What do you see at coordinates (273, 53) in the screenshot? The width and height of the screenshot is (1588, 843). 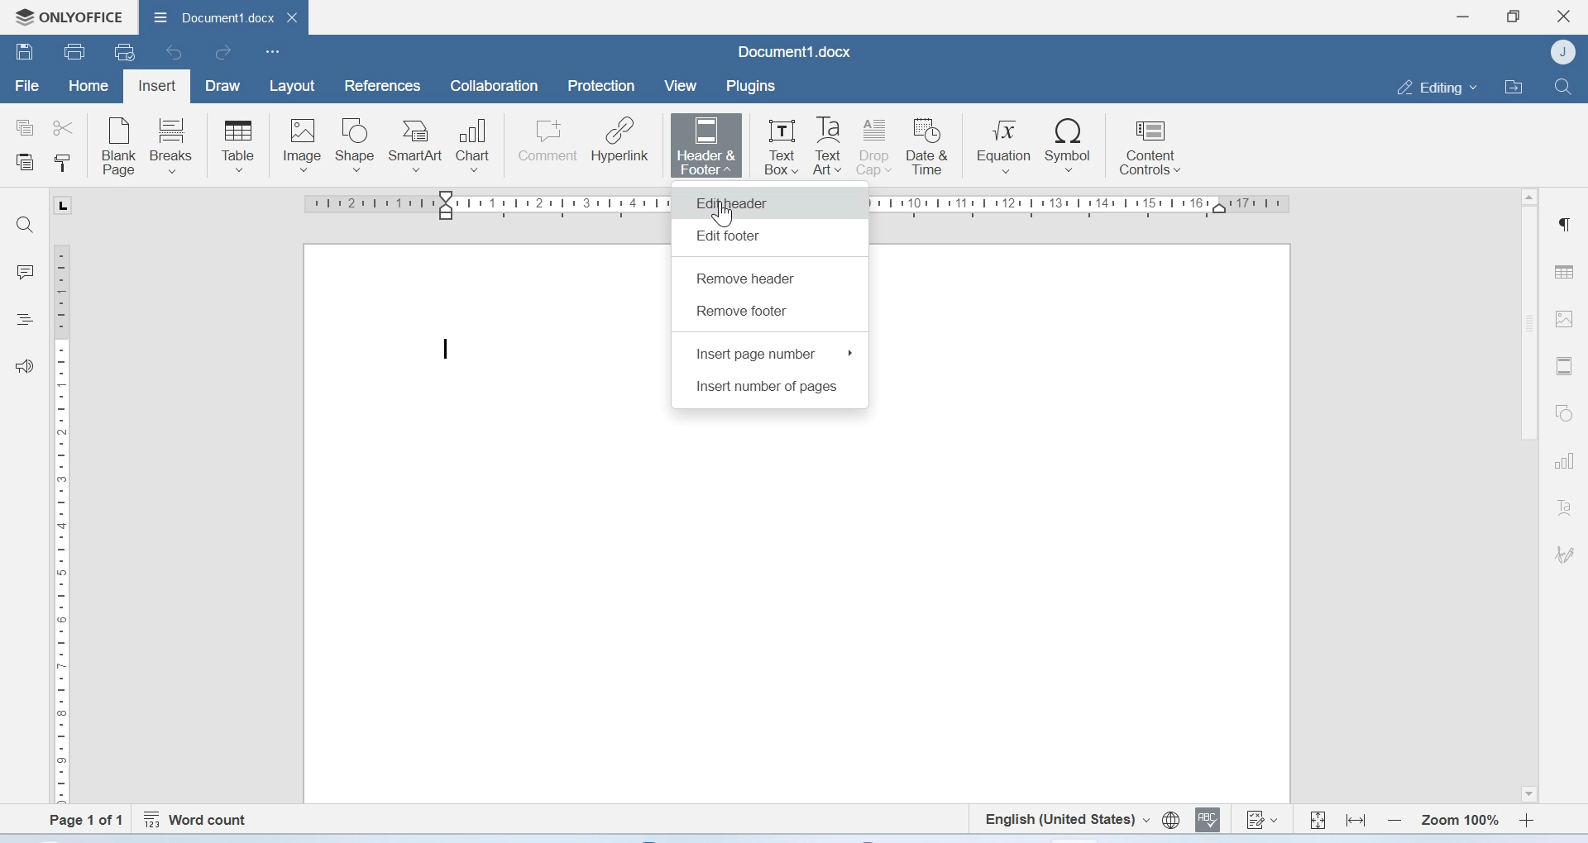 I see `Customize Quick Access Toolbar` at bounding box center [273, 53].